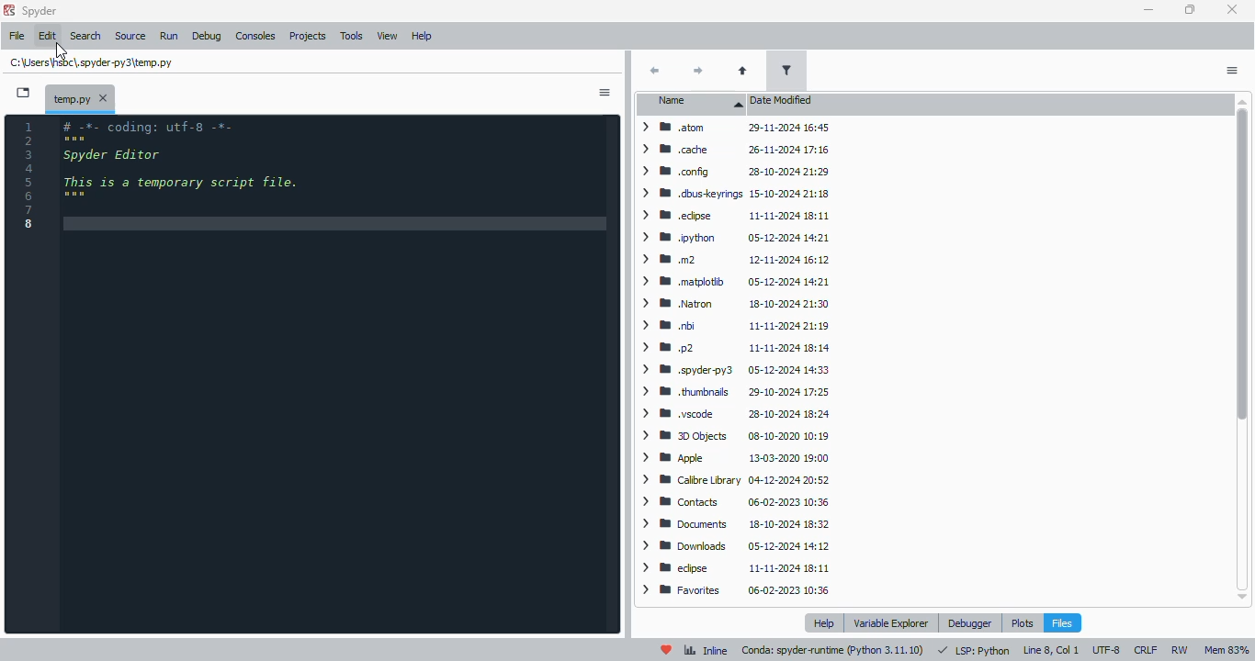  Describe the element at coordinates (103, 99) in the screenshot. I see `close` at that location.